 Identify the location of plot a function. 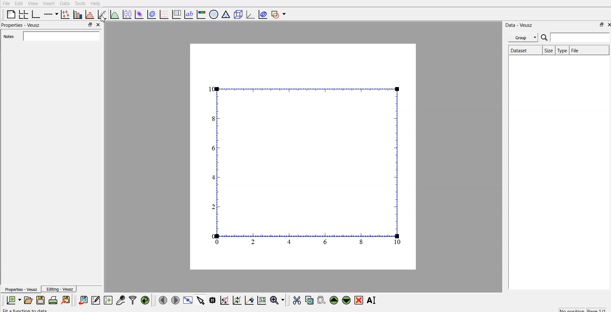
(114, 15).